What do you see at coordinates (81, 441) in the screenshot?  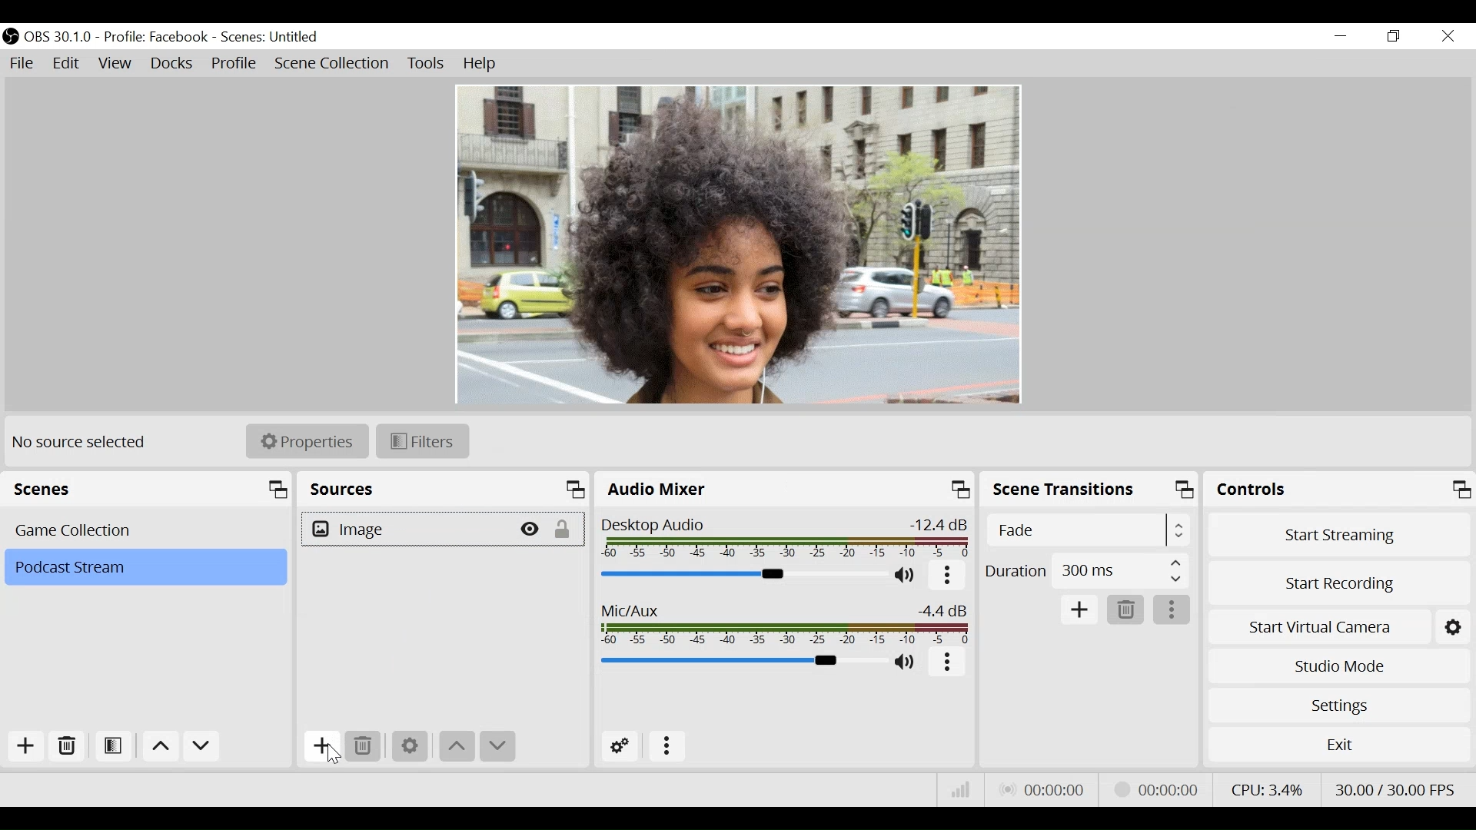 I see `No Source Selected` at bounding box center [81, 441].